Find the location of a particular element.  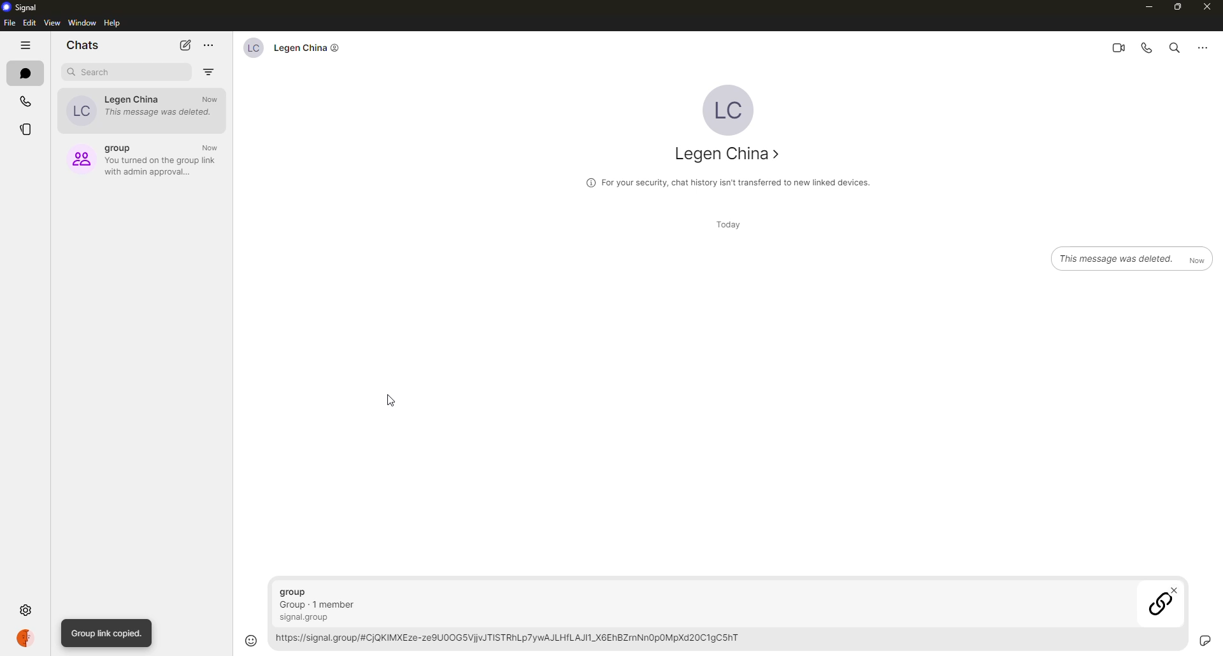

profile is located at coordinates (27, 638).